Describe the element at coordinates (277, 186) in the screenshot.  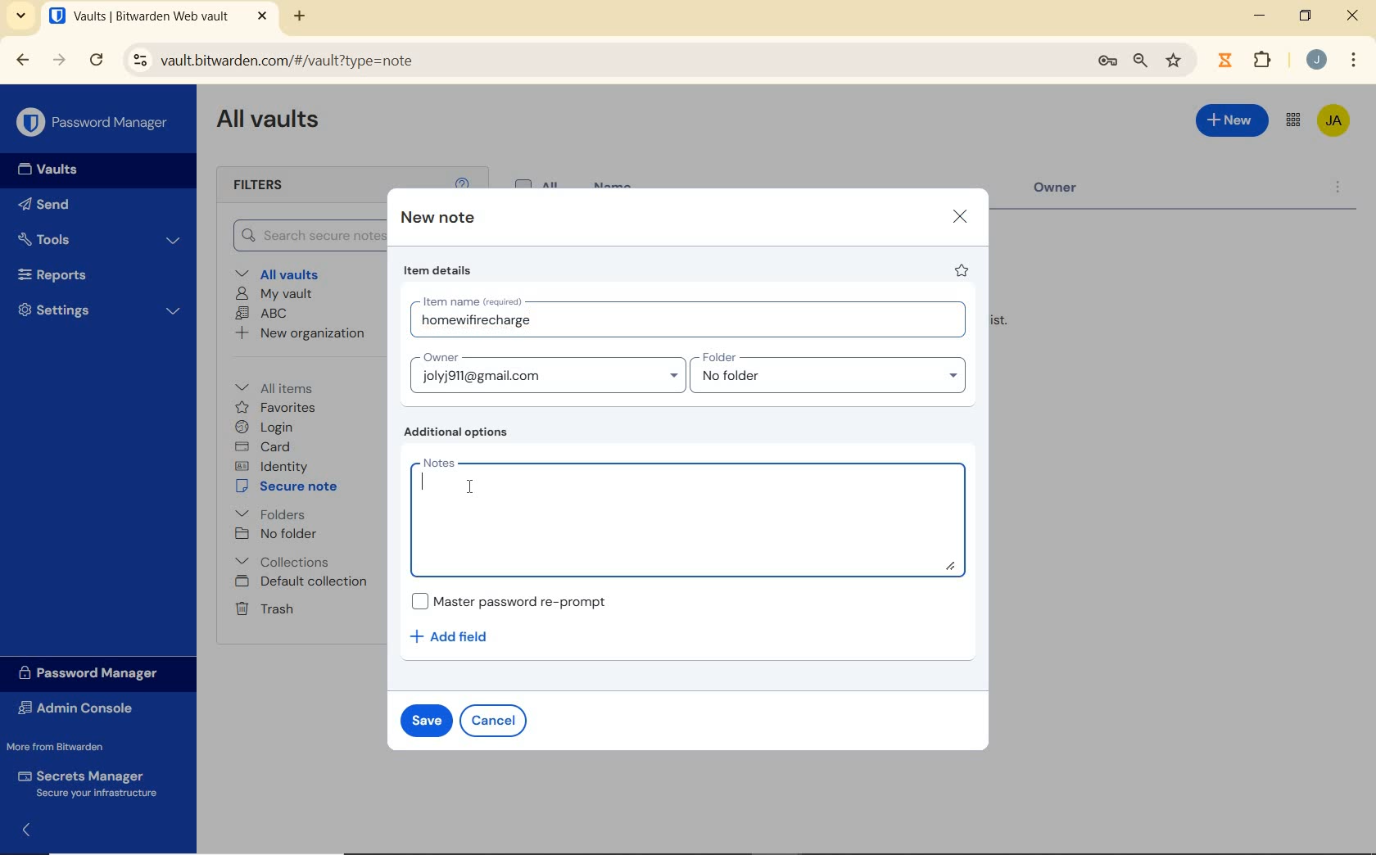
I see `Filters` at that location.